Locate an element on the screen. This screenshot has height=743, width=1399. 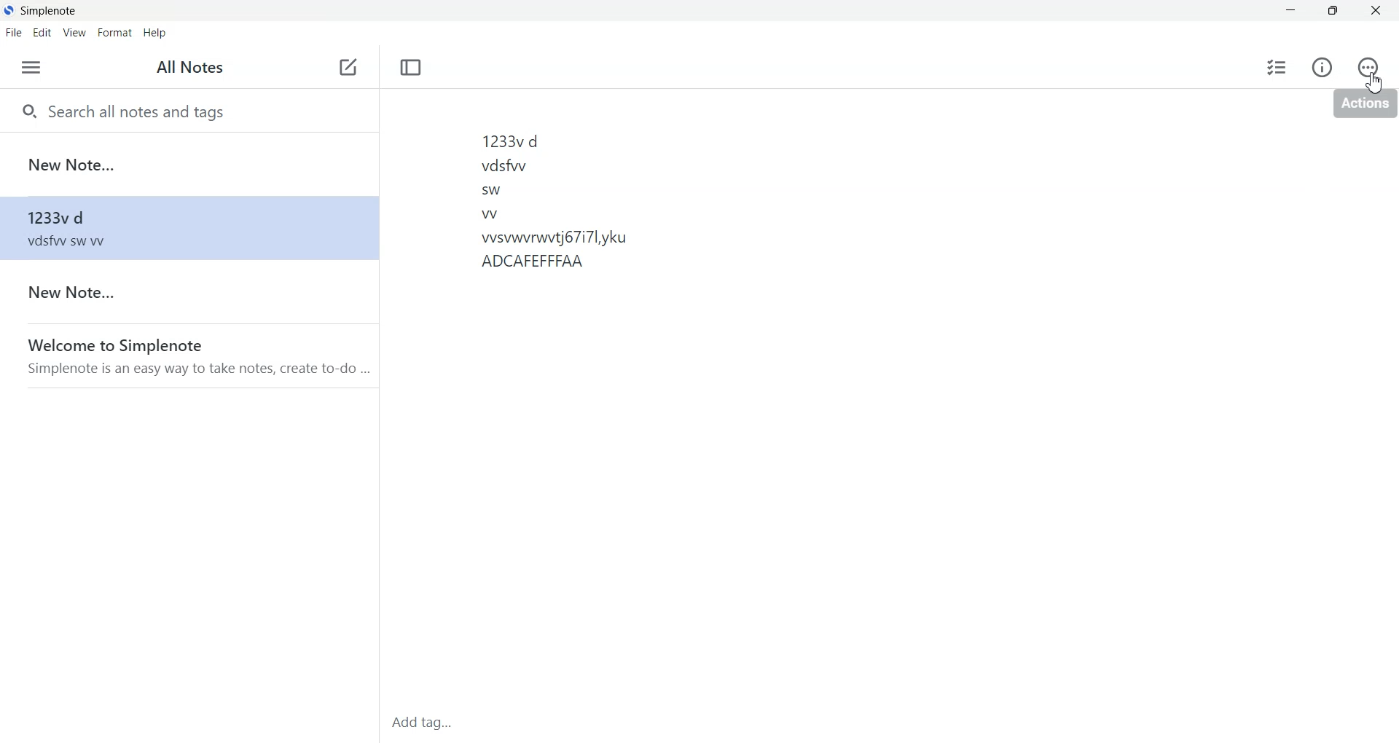
New Note is located at coordinates (189, 165).